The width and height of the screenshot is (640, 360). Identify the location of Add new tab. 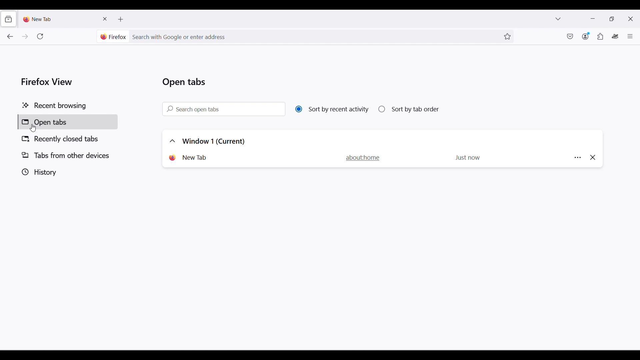
(121, 19).